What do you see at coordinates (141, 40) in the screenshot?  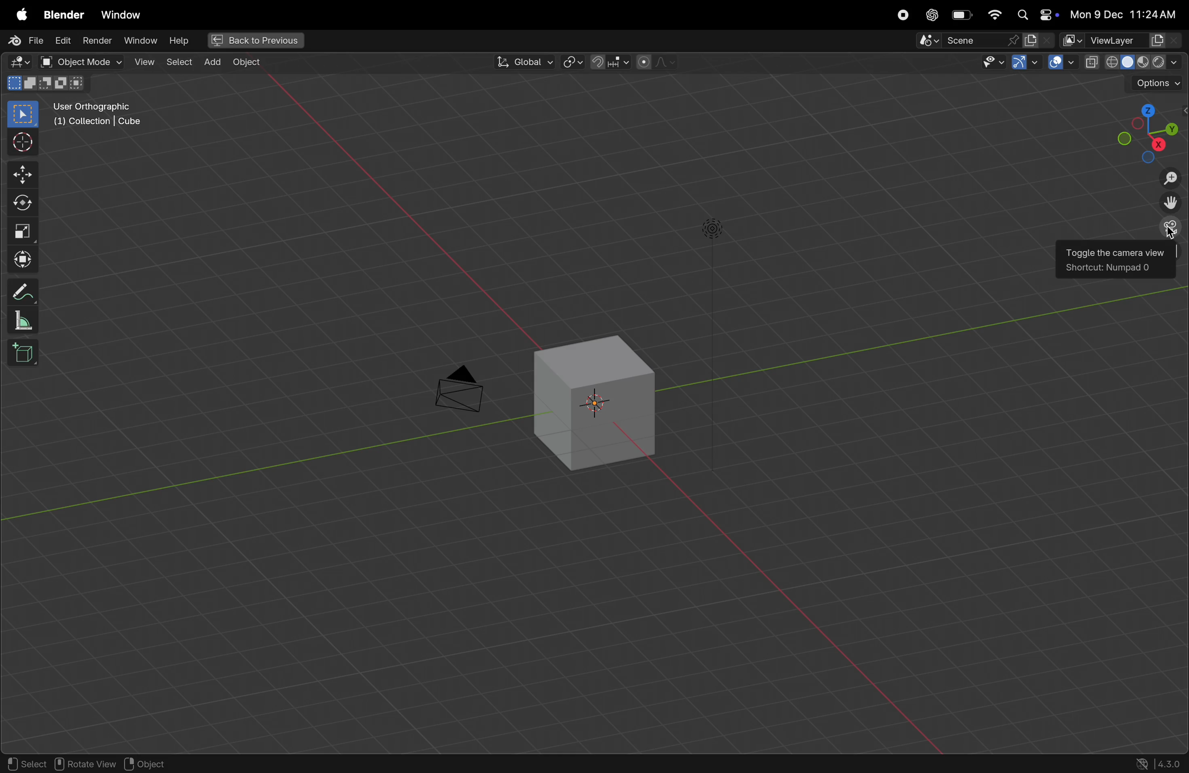 I see `window` at bounding box center [141, 40].